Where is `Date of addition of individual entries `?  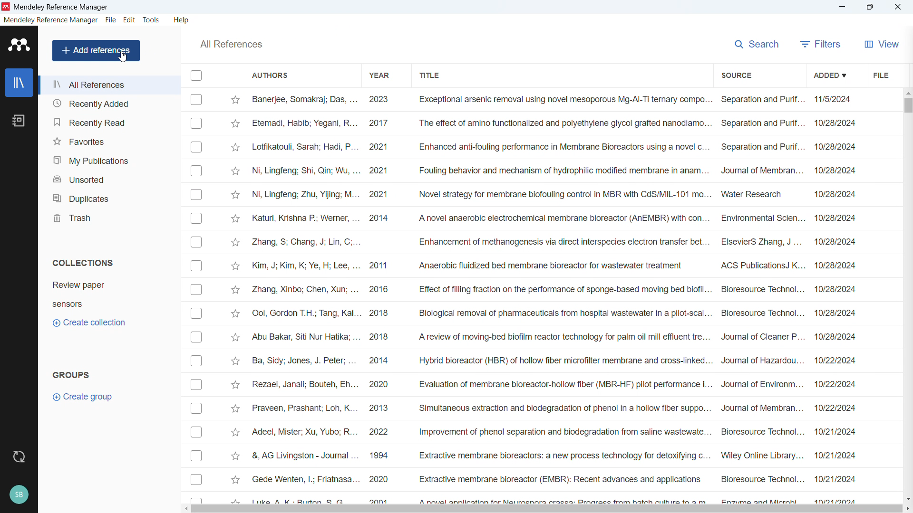 Date of addition of individual entries  is located at coordinates (835, 299).